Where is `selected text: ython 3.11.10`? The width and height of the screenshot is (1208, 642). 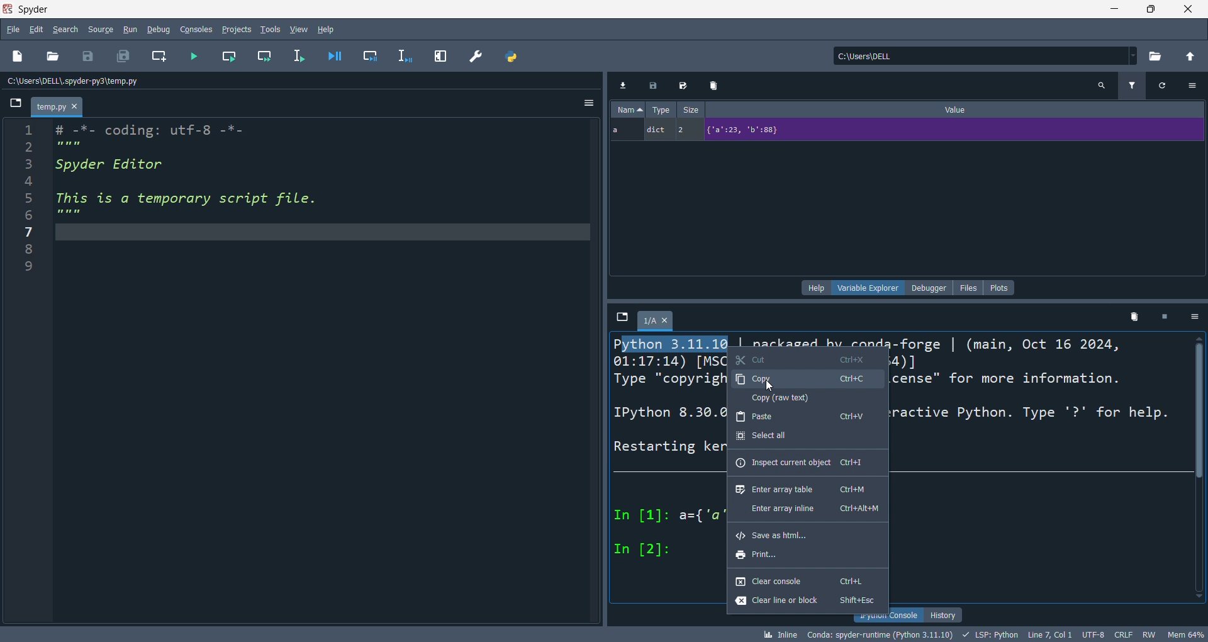 selected text: ython 3.11.10 is located at coordinates (673, 344).